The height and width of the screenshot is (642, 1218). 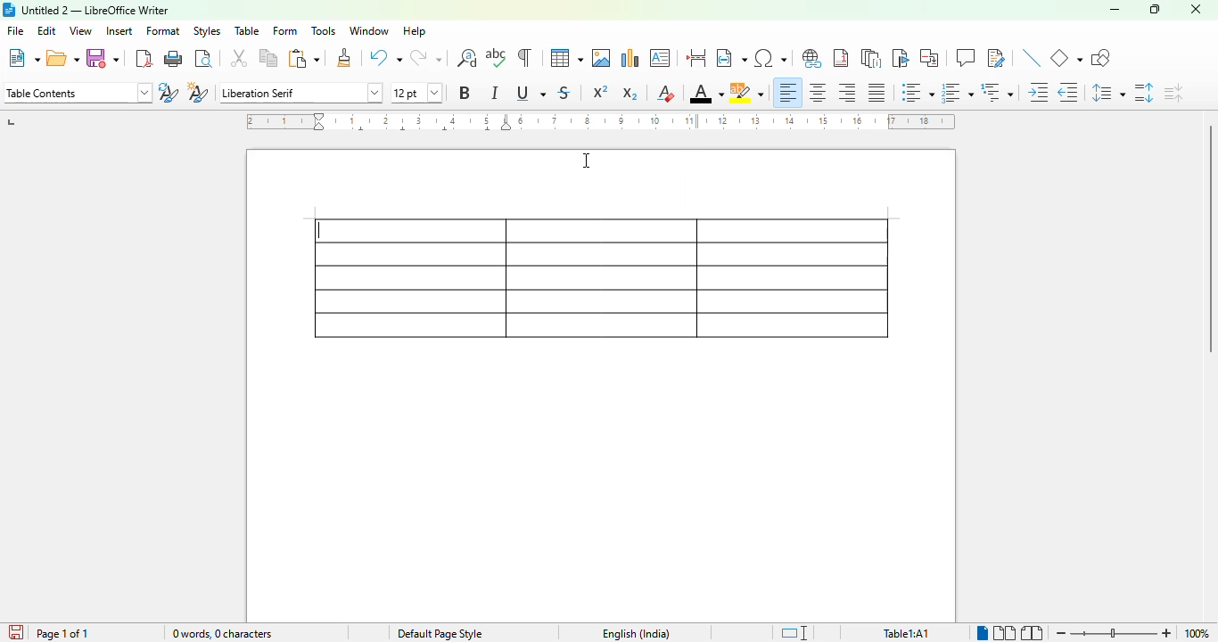 I want to click on update selected style, so click(x=169, y=92).